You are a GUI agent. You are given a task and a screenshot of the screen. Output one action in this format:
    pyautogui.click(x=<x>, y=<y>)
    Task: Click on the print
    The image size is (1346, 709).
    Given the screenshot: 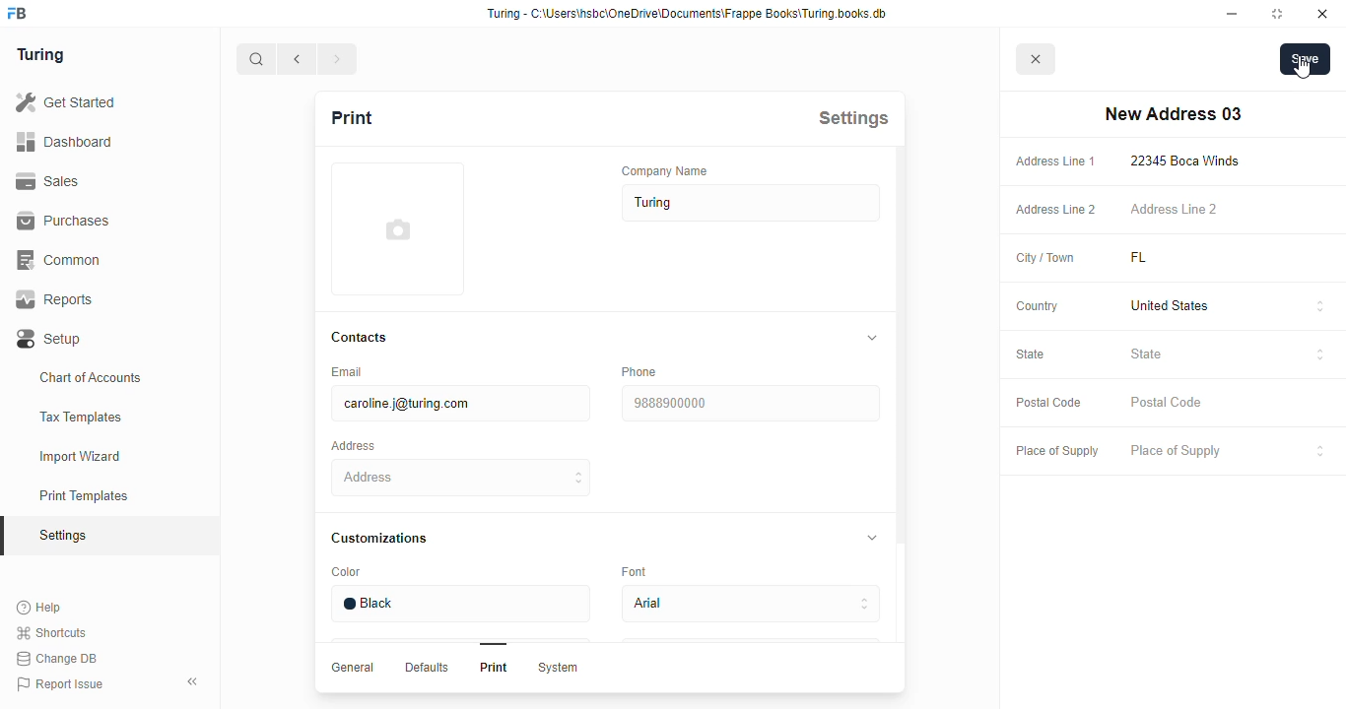 What is the action you would take?
    pyautogui.click(x=351, y=117)
    